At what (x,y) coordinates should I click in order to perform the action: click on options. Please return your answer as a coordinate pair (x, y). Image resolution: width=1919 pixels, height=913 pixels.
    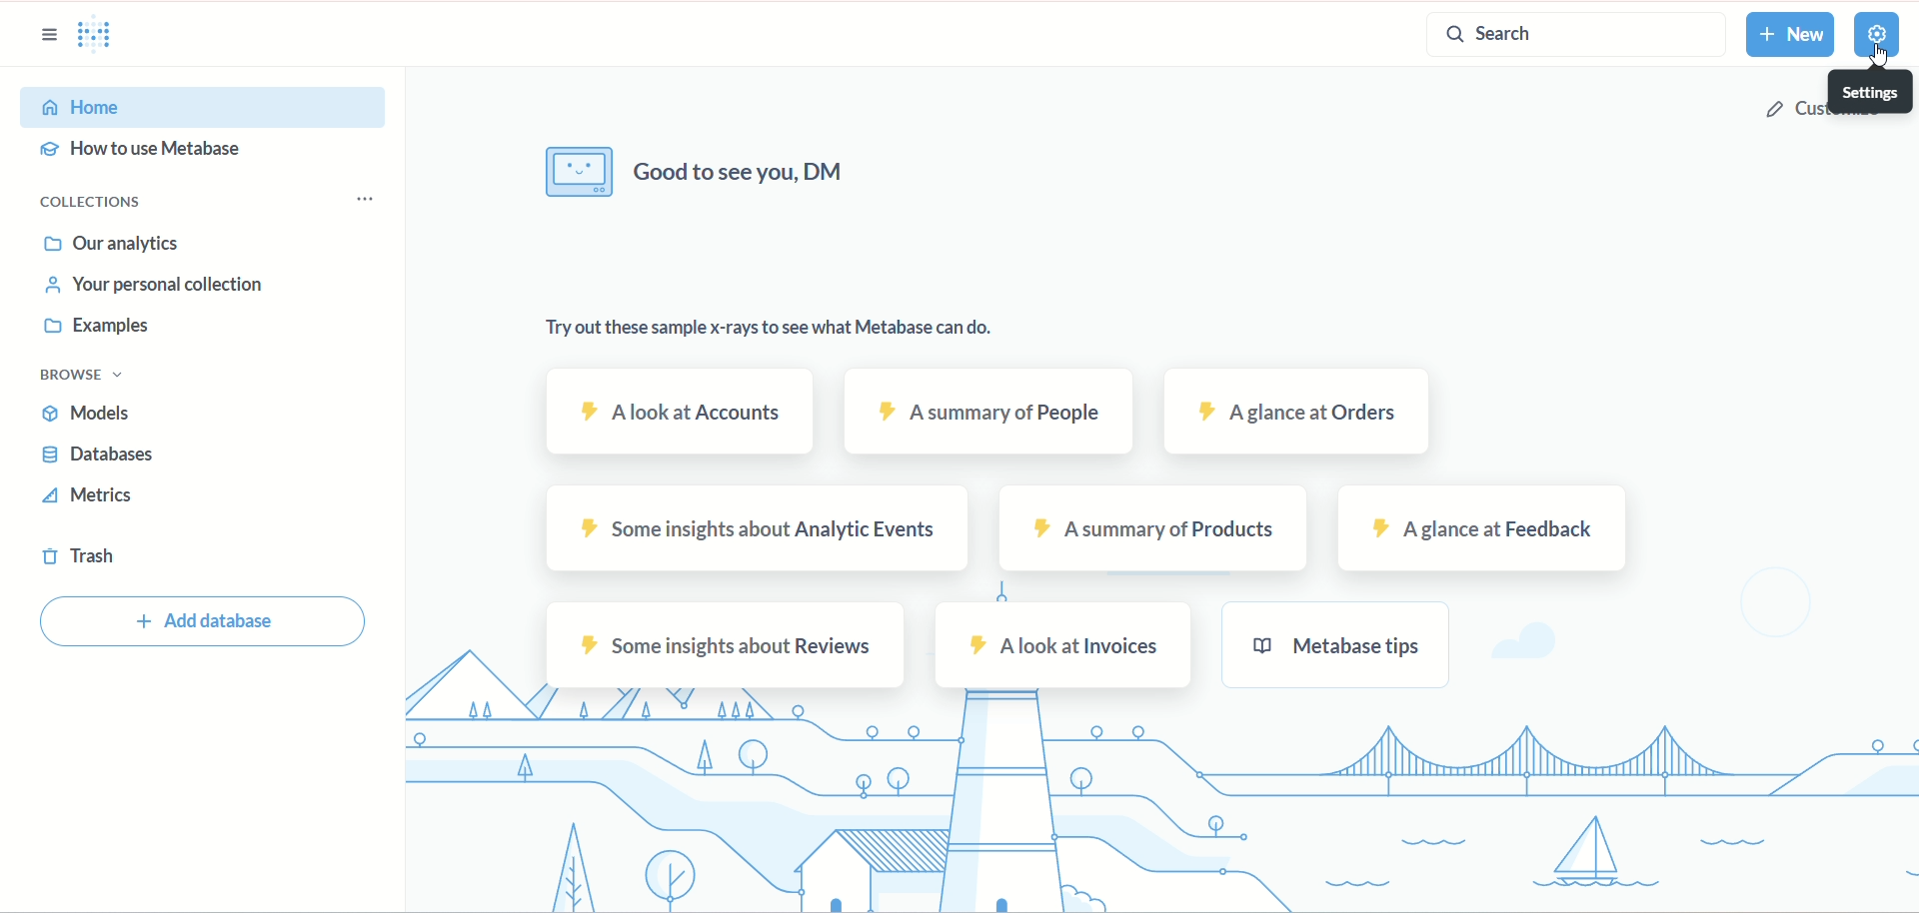
    Looking at the image, I should click on (46, 36).